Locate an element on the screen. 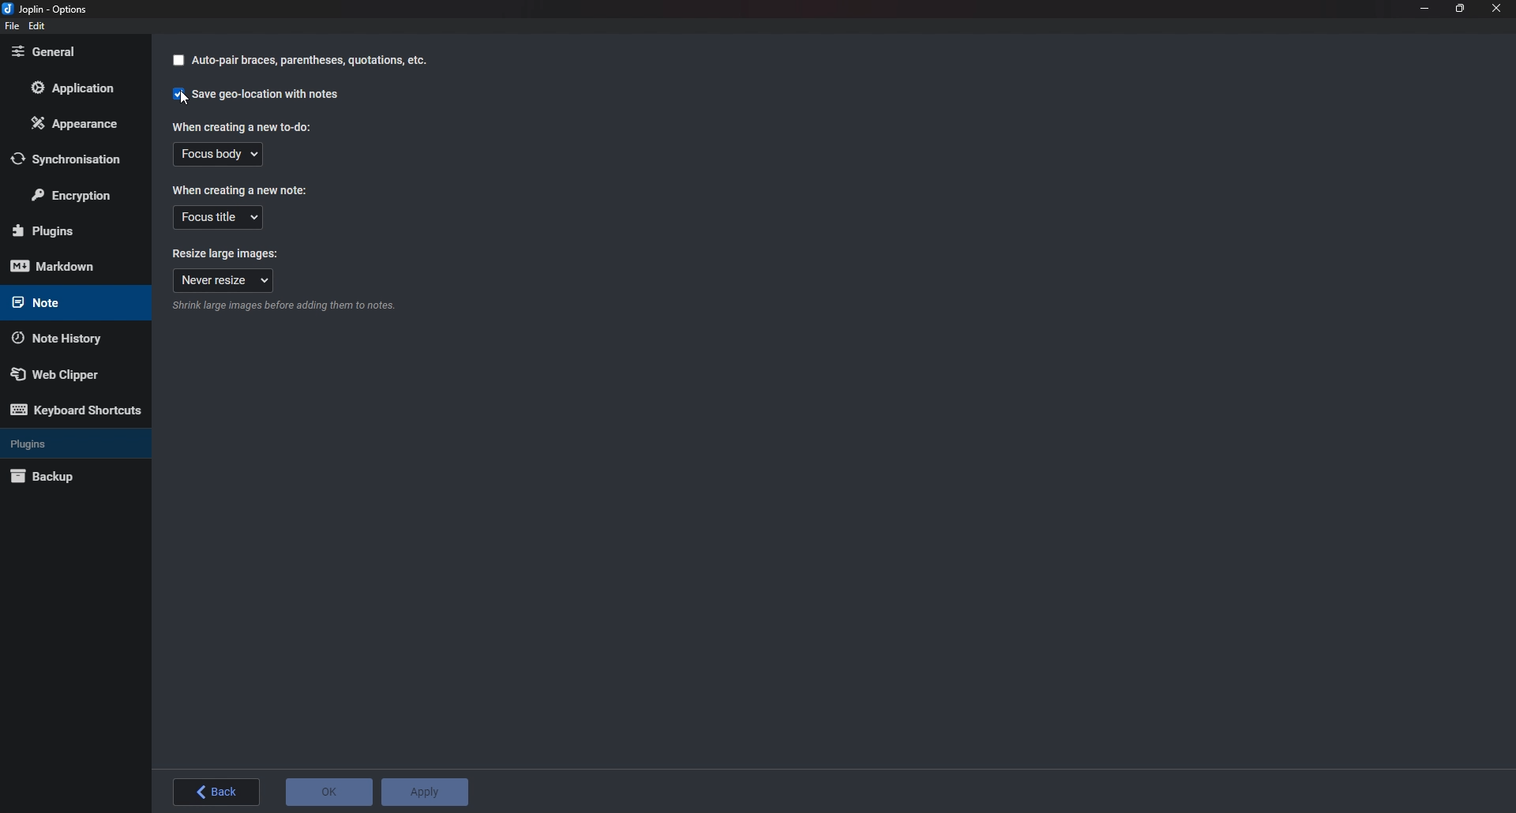 The image size is (1516, 813). Encryption is located at coordinates (81, 193).